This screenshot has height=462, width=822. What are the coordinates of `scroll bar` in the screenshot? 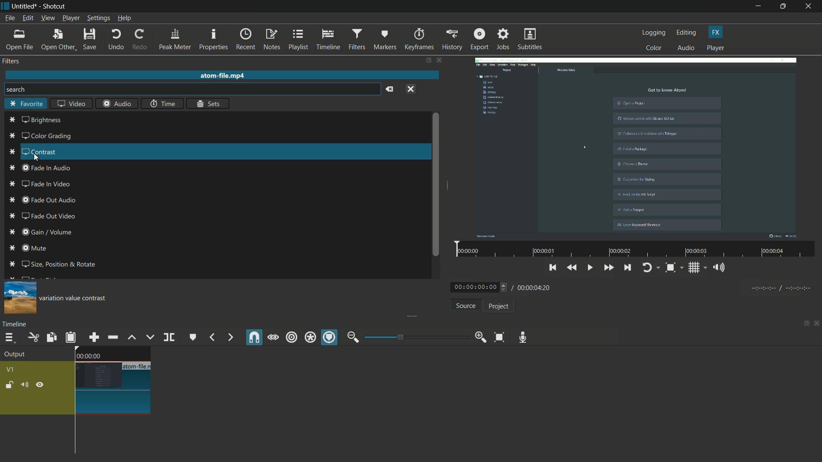 It's located at (434, 185).